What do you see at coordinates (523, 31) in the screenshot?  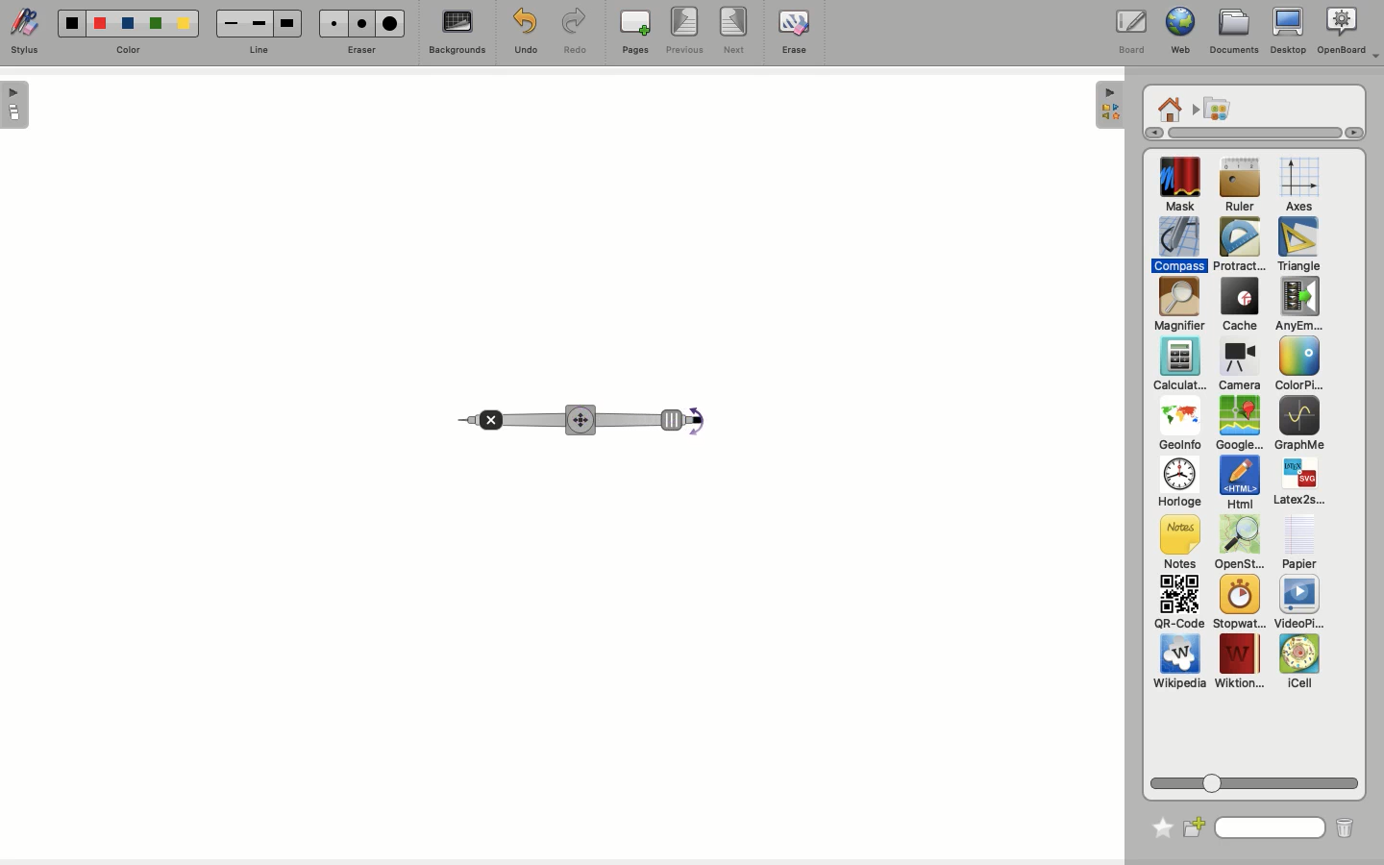 I see `Undo` at bounding box center [523, 31].